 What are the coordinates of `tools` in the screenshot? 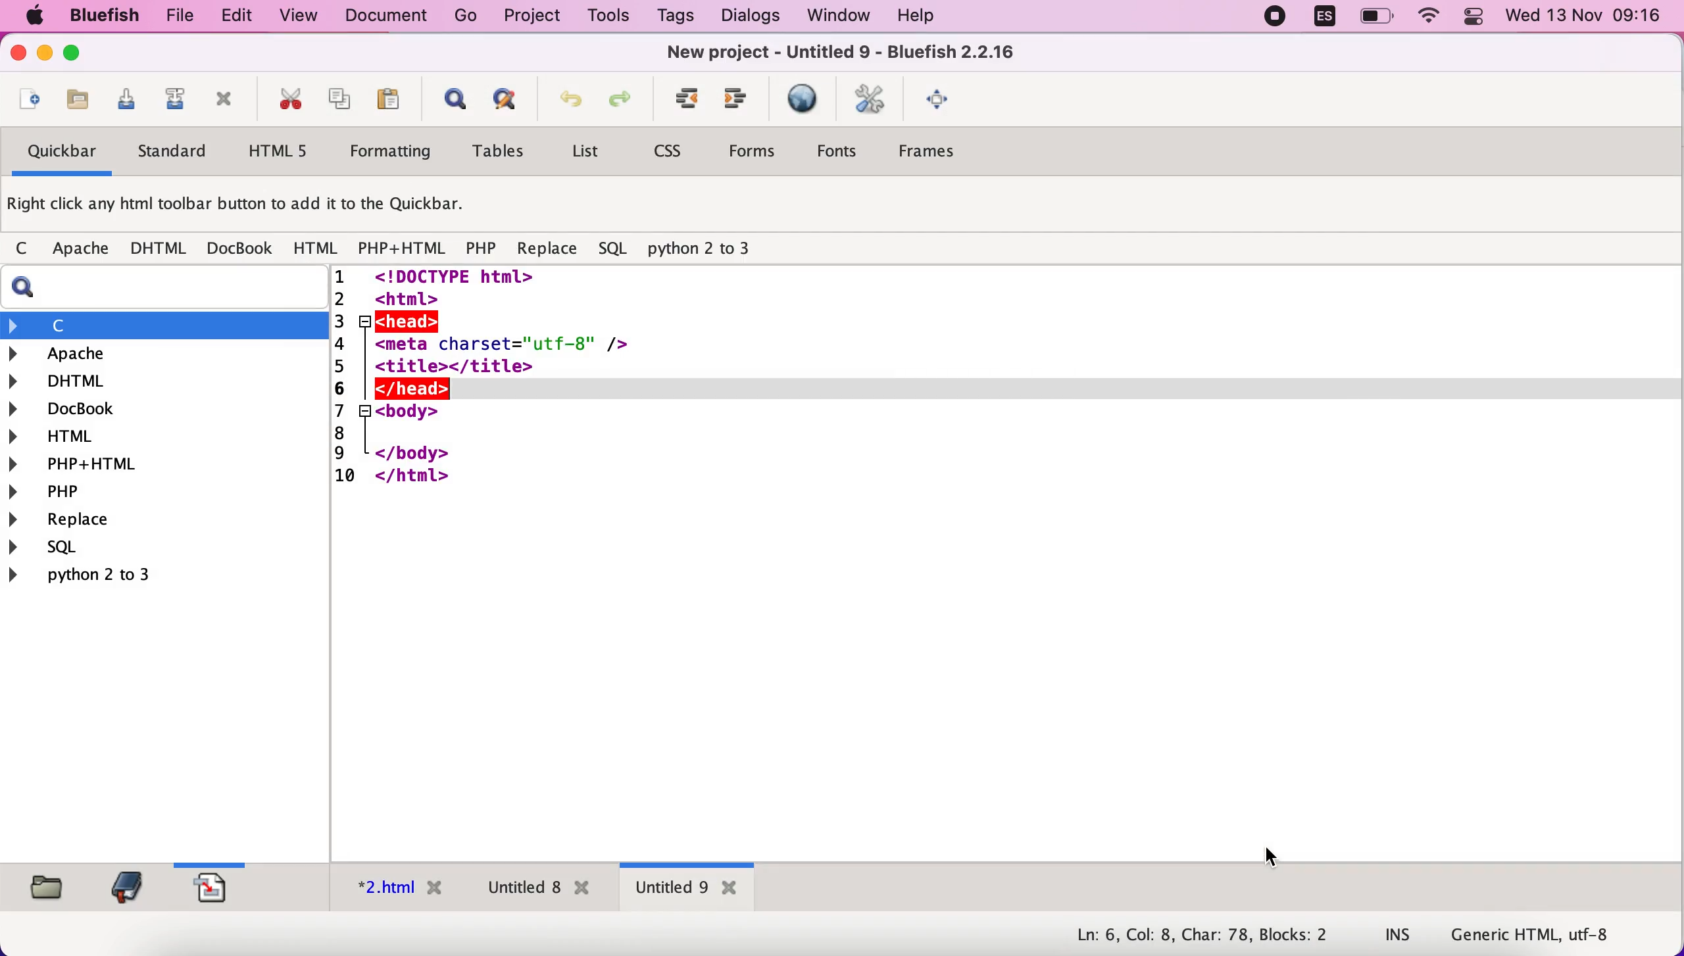 It's located at (605, 17).